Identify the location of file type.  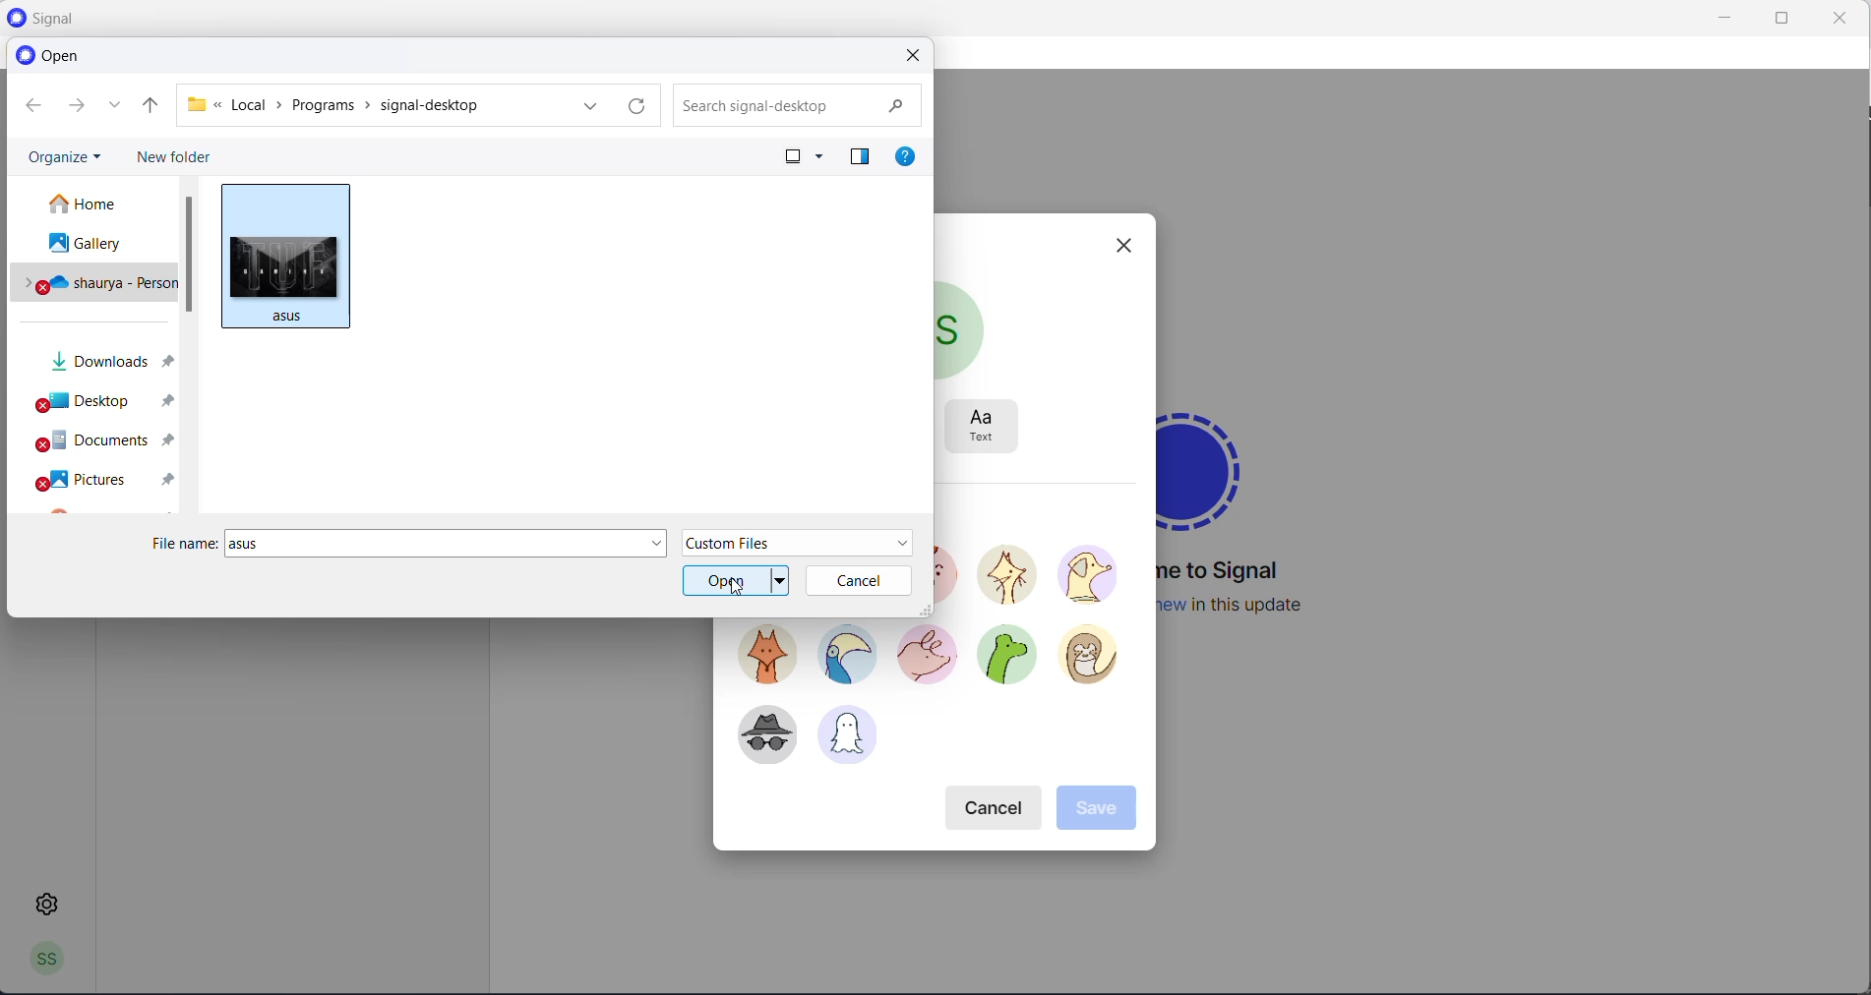
(798, 543).